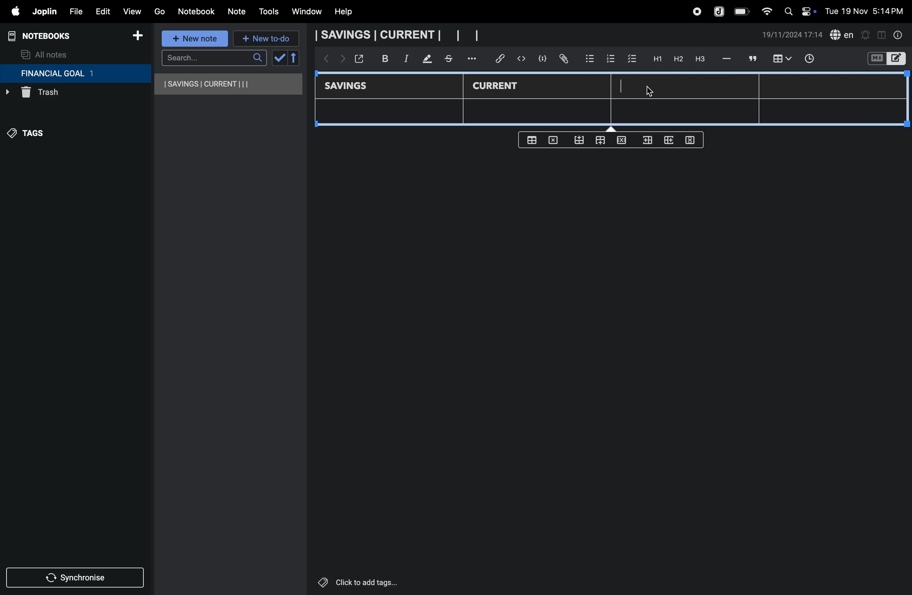  Describe the element at coordinates (899, 35) in the screenshot. I see `info` at that location.